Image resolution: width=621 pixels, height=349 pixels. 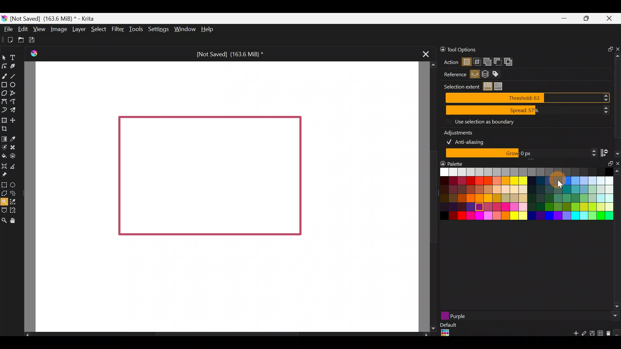 I want to click on Text tool, so click(x=13, y=57).